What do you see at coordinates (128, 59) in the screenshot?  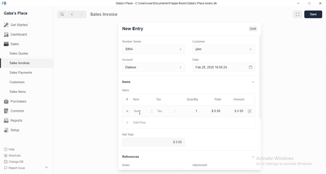 I see `‘Account` at bounding box center [128, 59].